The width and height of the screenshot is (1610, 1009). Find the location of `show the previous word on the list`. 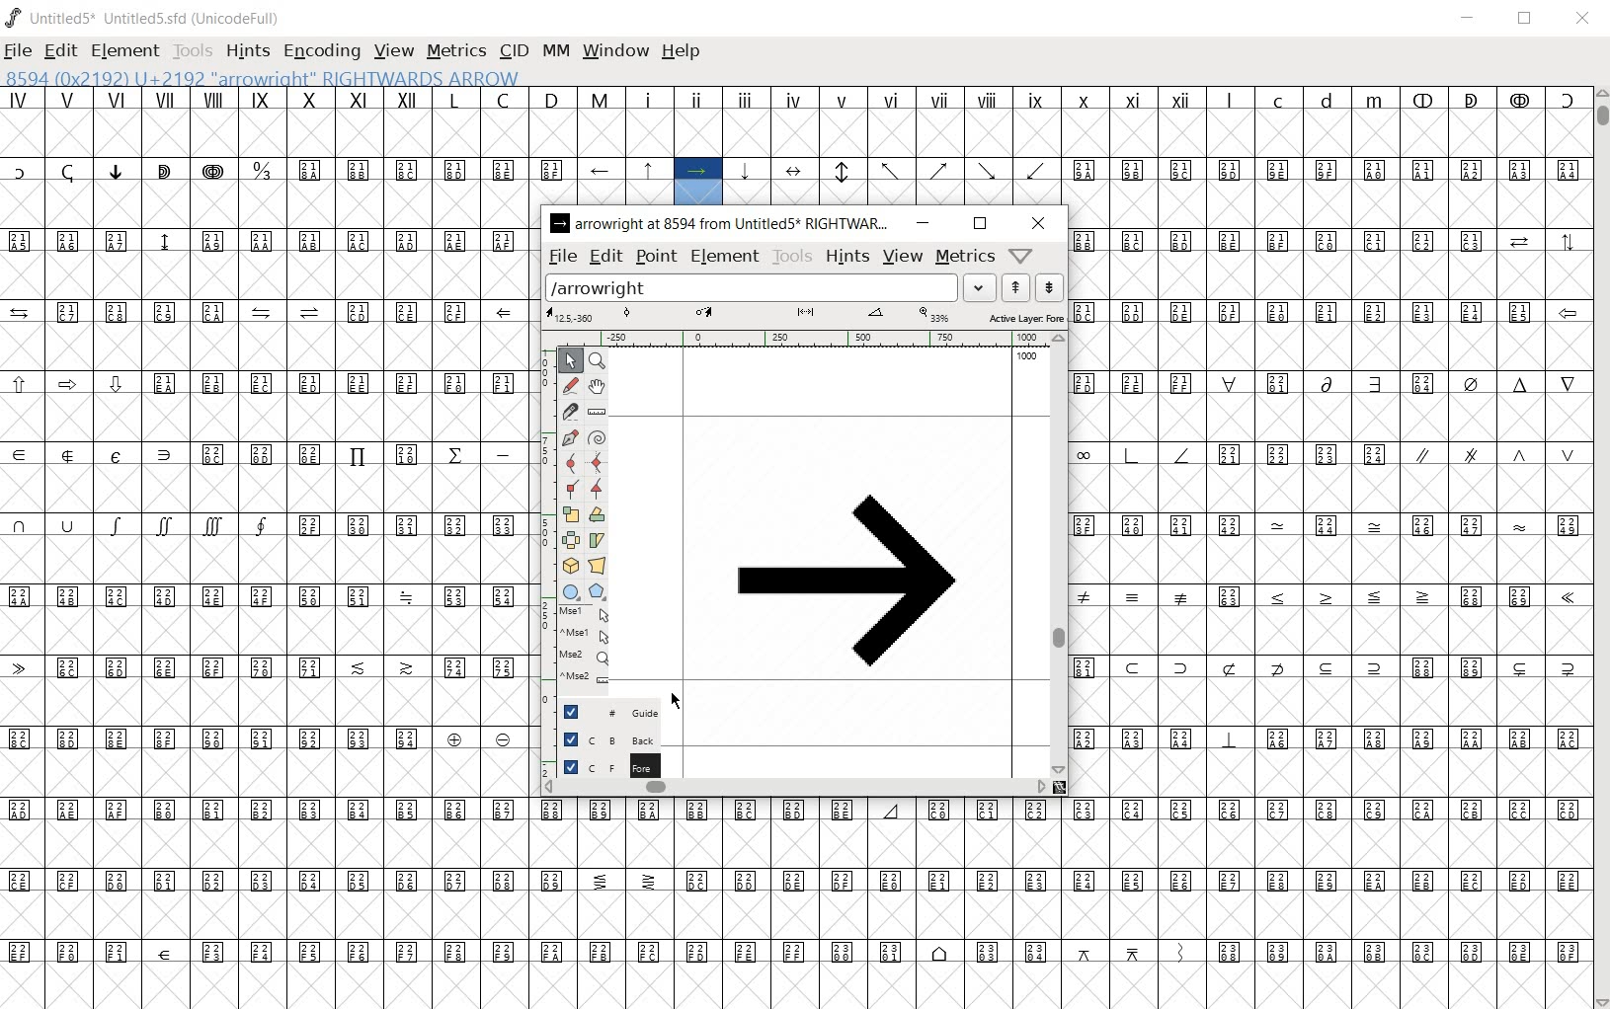

show the previous word on the list is located at coordinates (1048, 287).